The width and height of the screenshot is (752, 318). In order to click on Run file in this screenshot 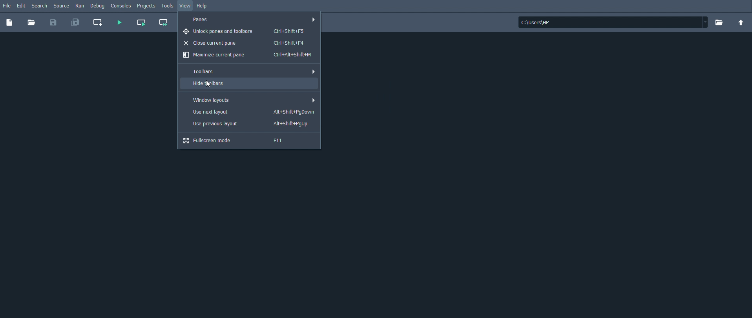, I will do `click(118, 22)`.